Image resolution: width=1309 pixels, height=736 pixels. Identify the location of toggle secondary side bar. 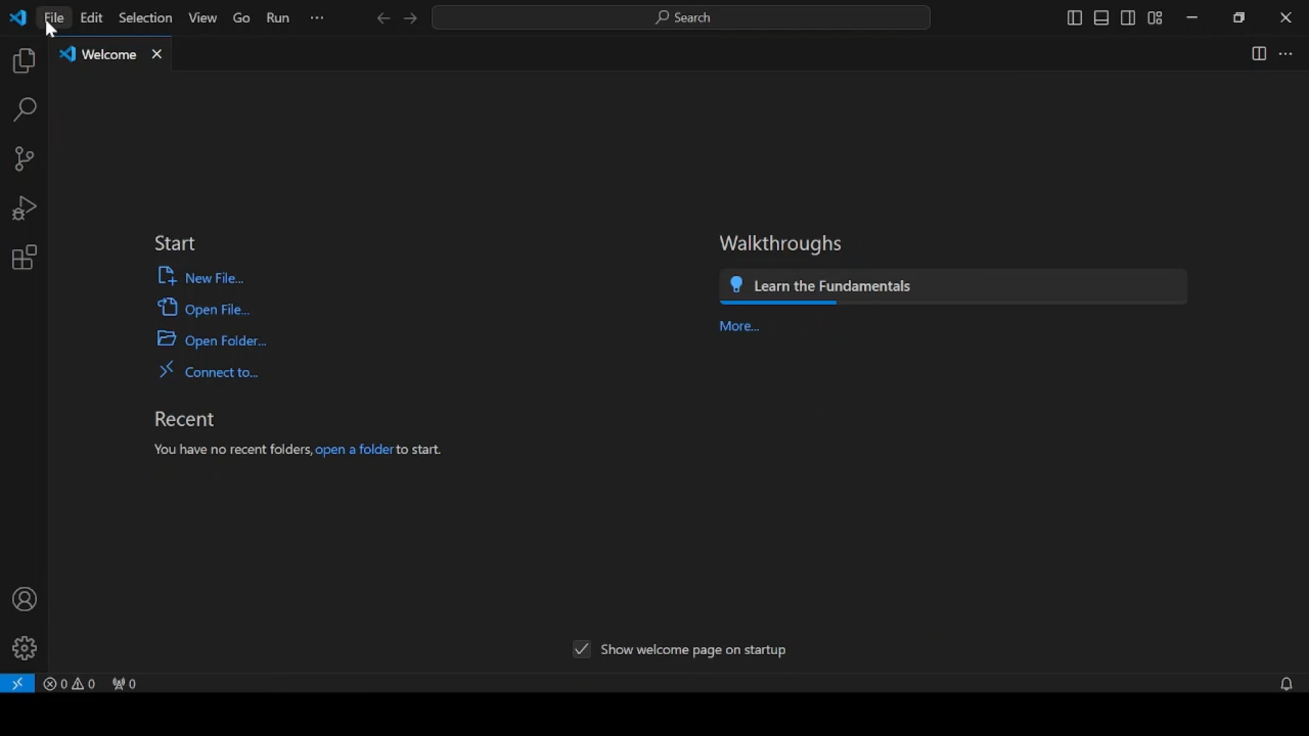
(1128, 18).